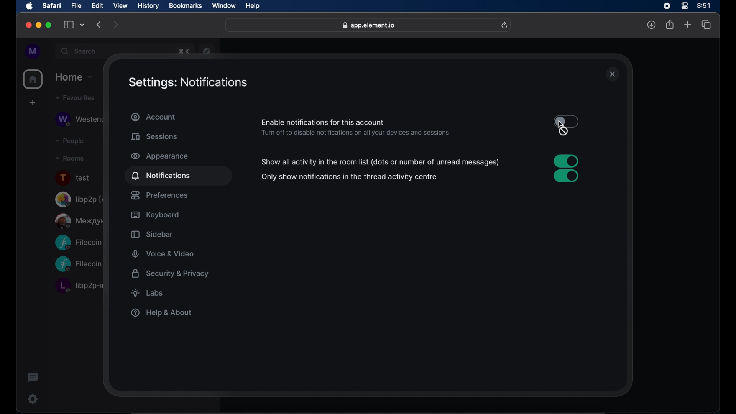 The image size is (736, 414). I want to click on window, so click(224, 5).